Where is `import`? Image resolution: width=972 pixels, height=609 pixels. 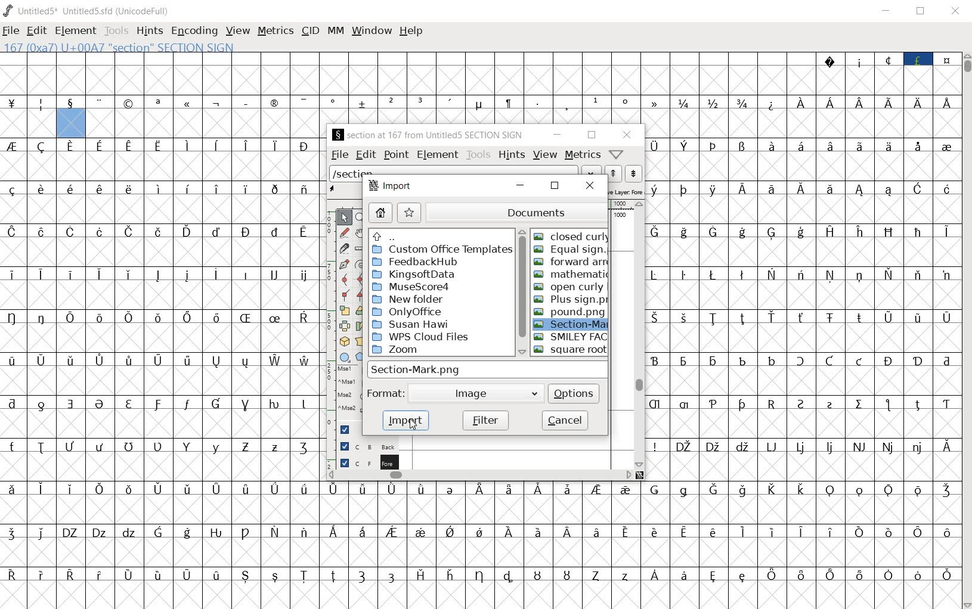 import is located at coordinates (392, 187).